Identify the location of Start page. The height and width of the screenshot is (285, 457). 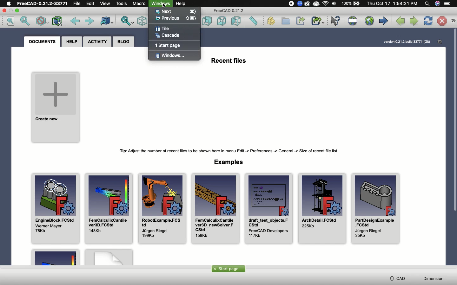
(383, 20).